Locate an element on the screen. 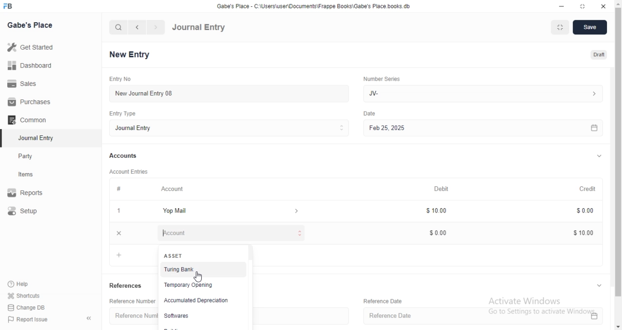 Image resolution: width=622 pixels, height=330 pixels. + Add Row is located at coordinates (121, 255).